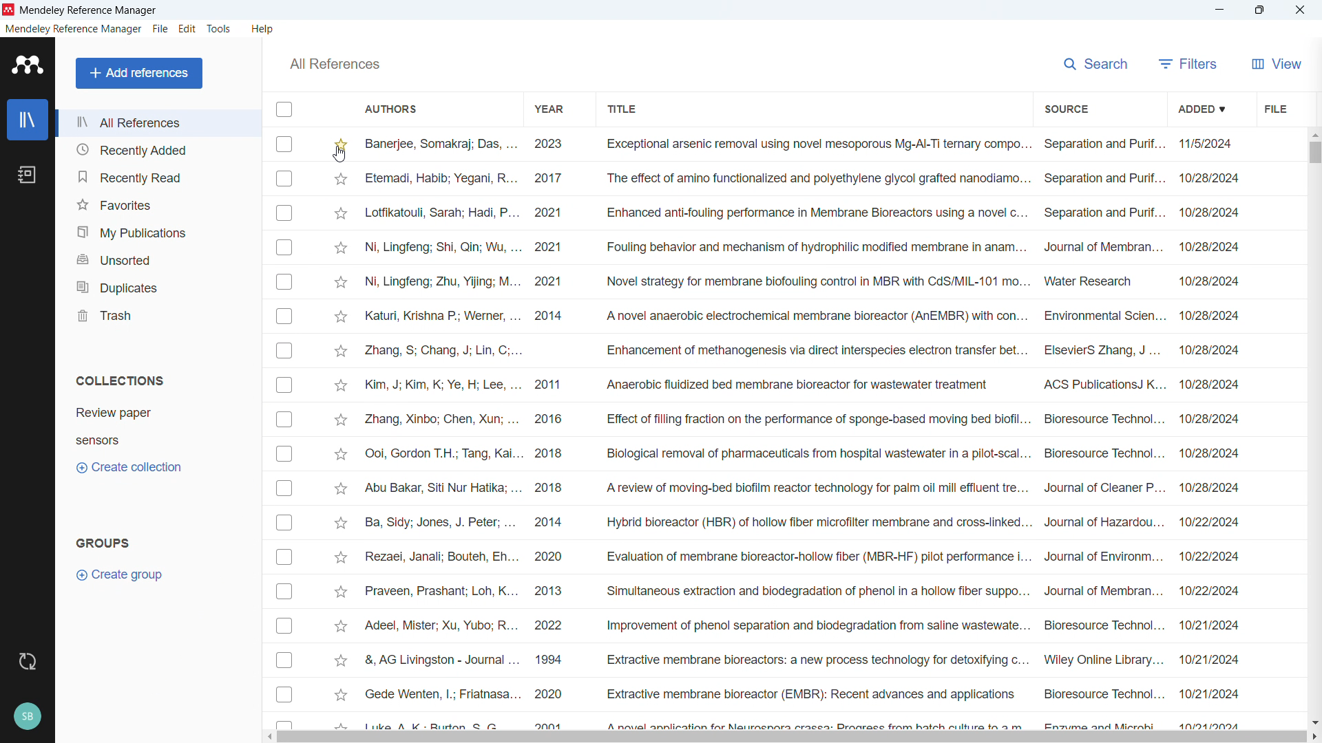 Image resolution: width=1322 pixels, height=743 pixels. Describe the element at coordinates (338, 431) in the screenshot. I see `Click to starmark individual entry` at that location.